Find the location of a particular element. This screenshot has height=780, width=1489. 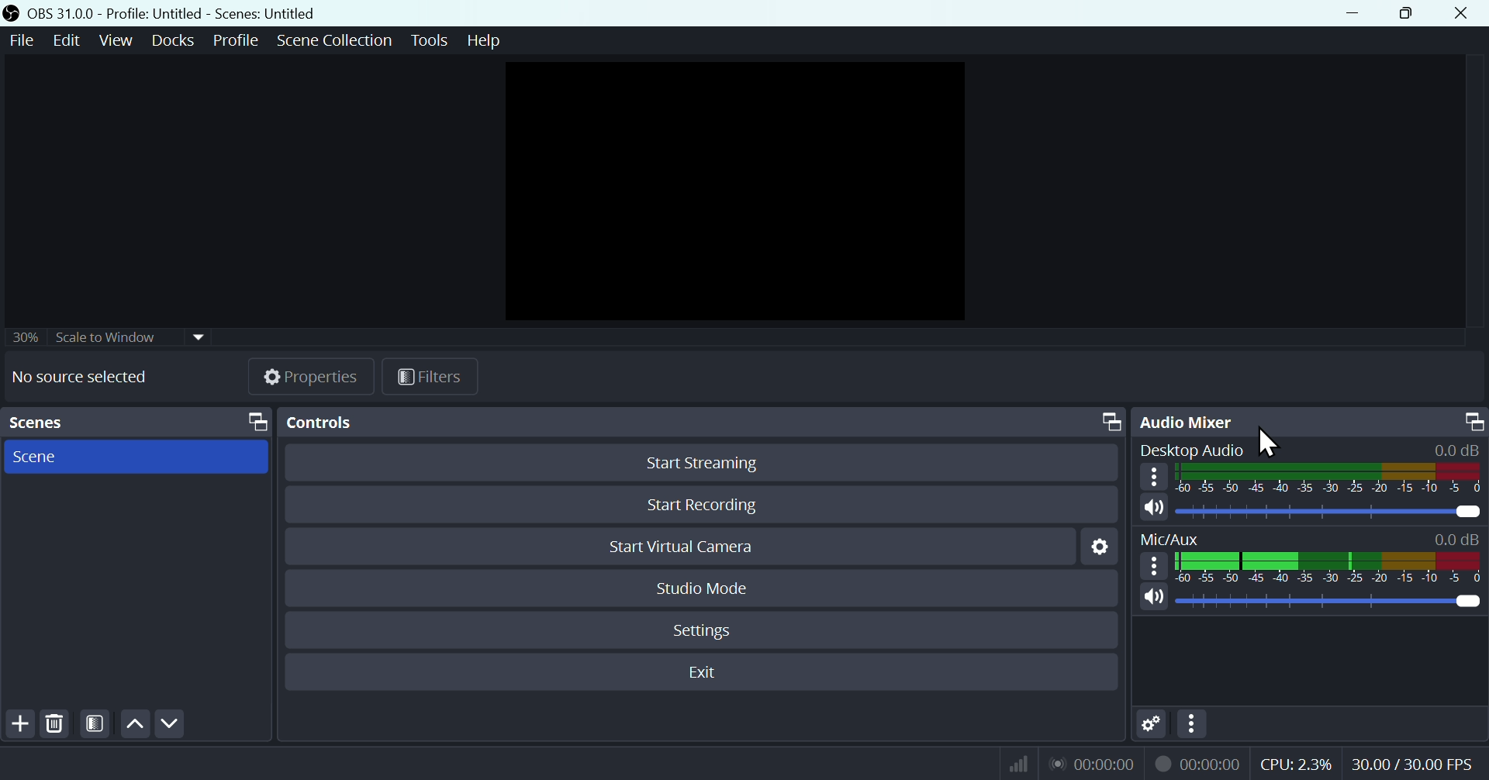

Add is located at coordinates (16, 723).